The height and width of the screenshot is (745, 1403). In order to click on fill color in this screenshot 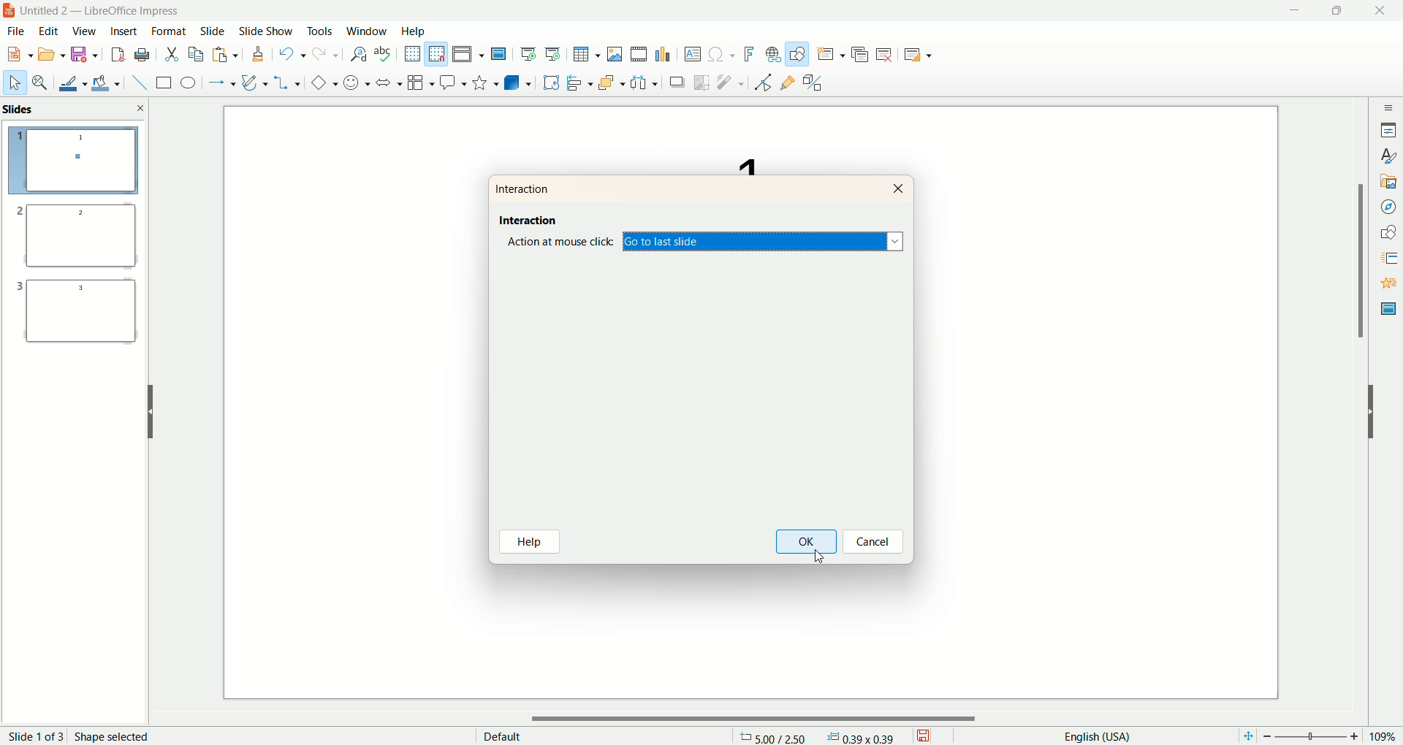, I will do `click(104, 83)`.